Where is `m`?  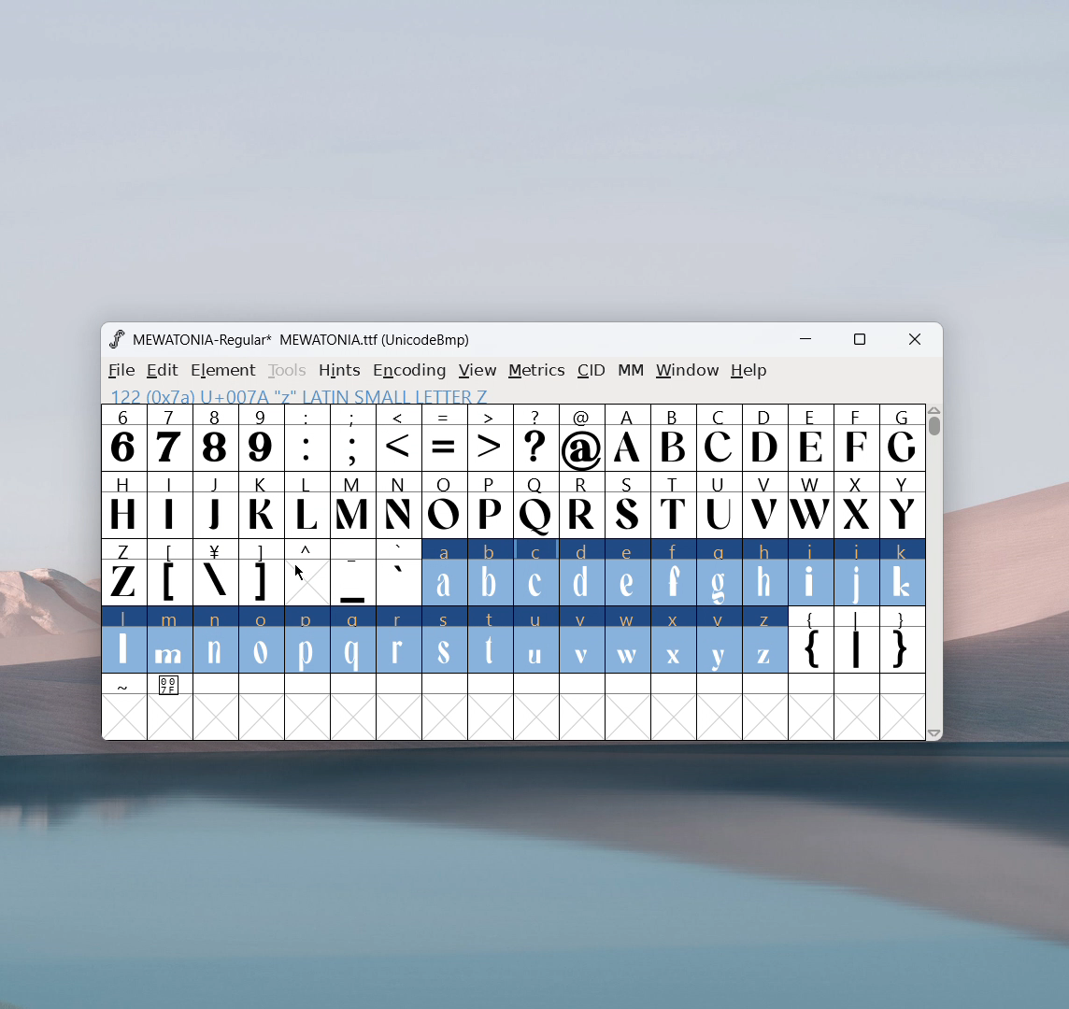
m is located at coordinates (170, 640).